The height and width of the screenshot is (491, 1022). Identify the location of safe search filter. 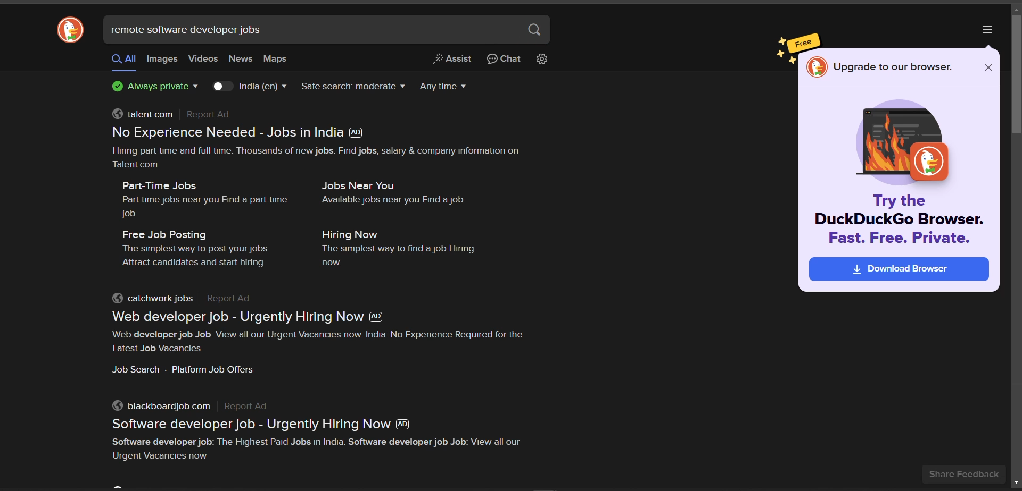
(354, 87).